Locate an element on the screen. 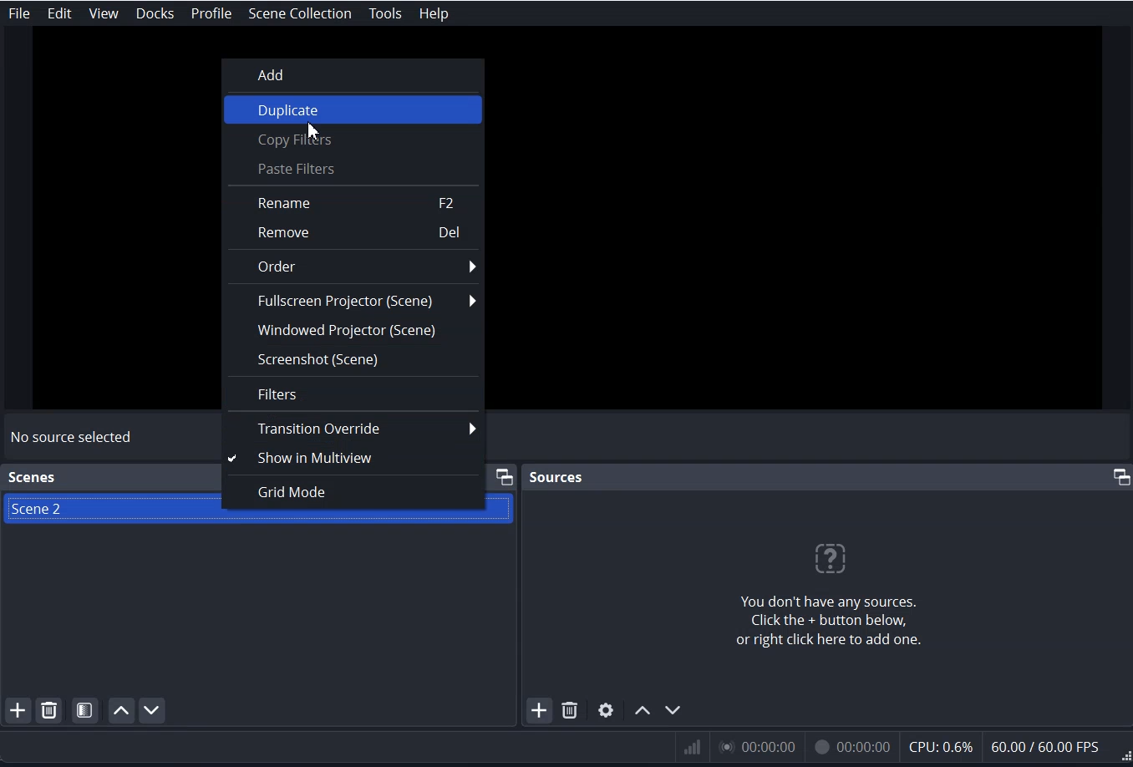 The width and height of the screenshot is (1133, 767). Rename is located at coordinates (353, 203).